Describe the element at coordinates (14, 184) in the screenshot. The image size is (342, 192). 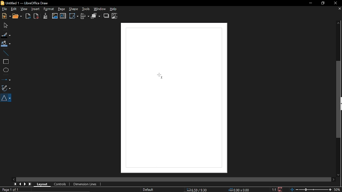
I see `First page` at that location.